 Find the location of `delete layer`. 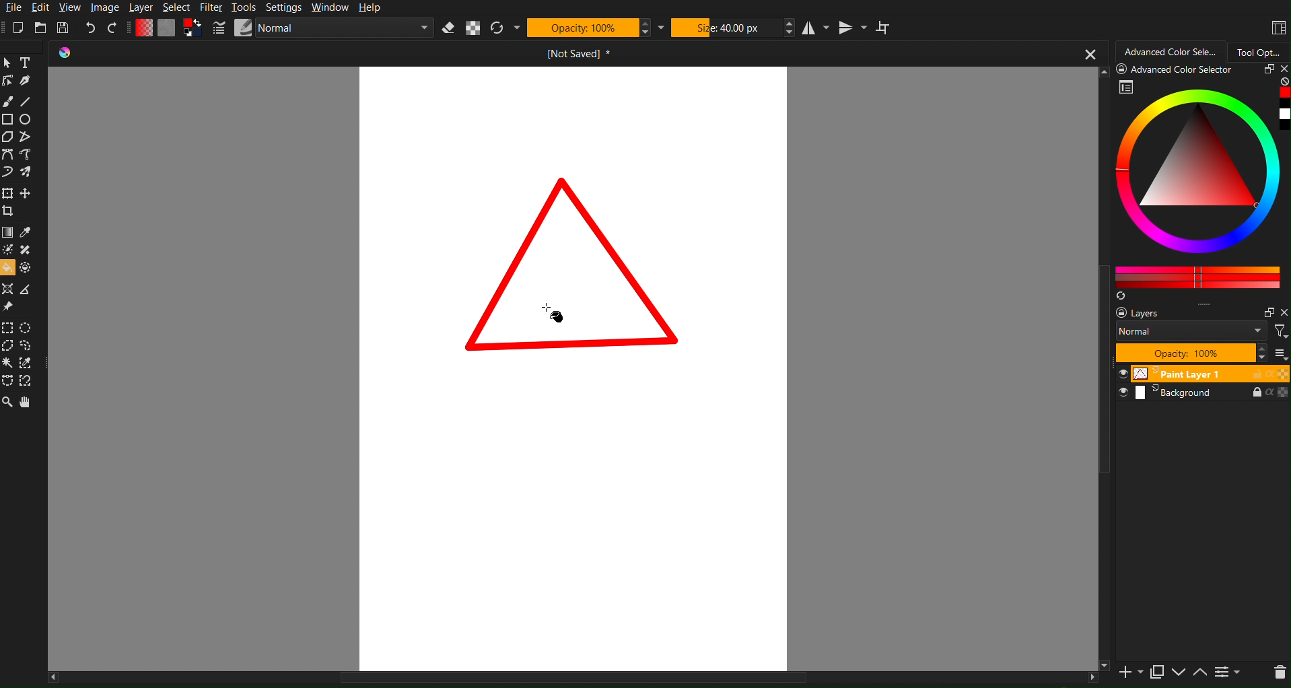

delete layer is located at coordinates (1279, 673).